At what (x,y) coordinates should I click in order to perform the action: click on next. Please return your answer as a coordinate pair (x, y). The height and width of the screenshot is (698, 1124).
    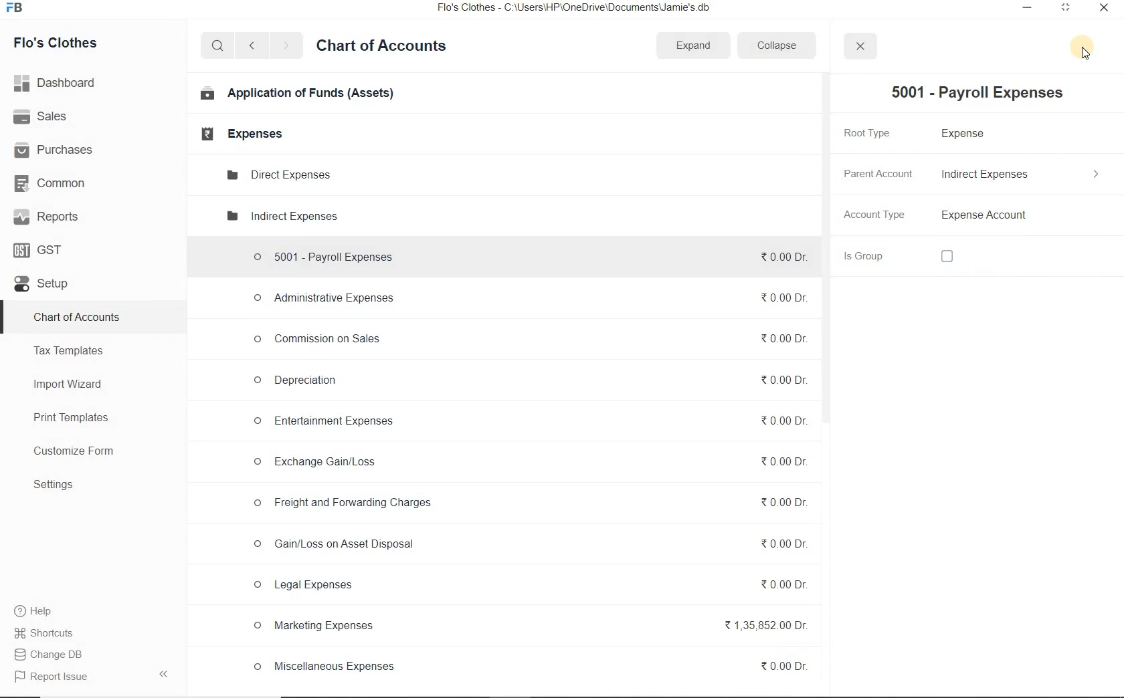
    Looking at the image, I should click on (286, 47).